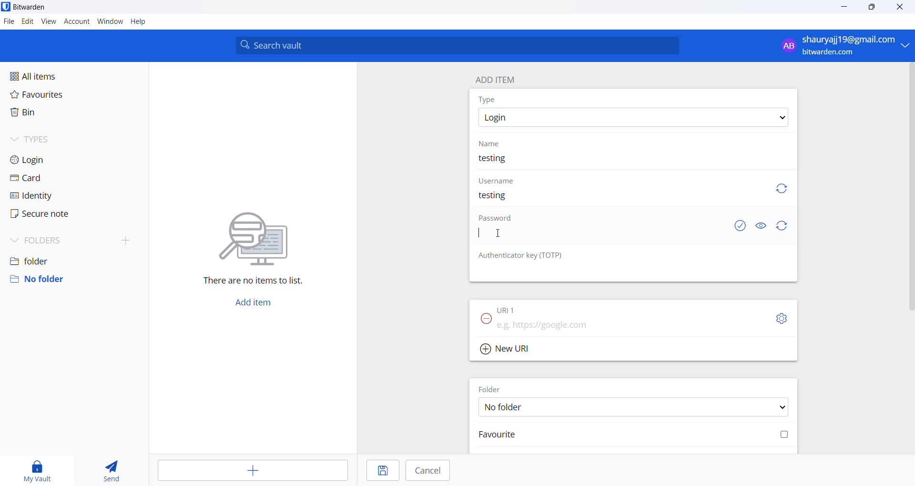 Image resolution: width=915 pixels, height=486 pixels. Describe the element at coordinates (35, 8) in the screenshot. I see `application name and logo` at that location.